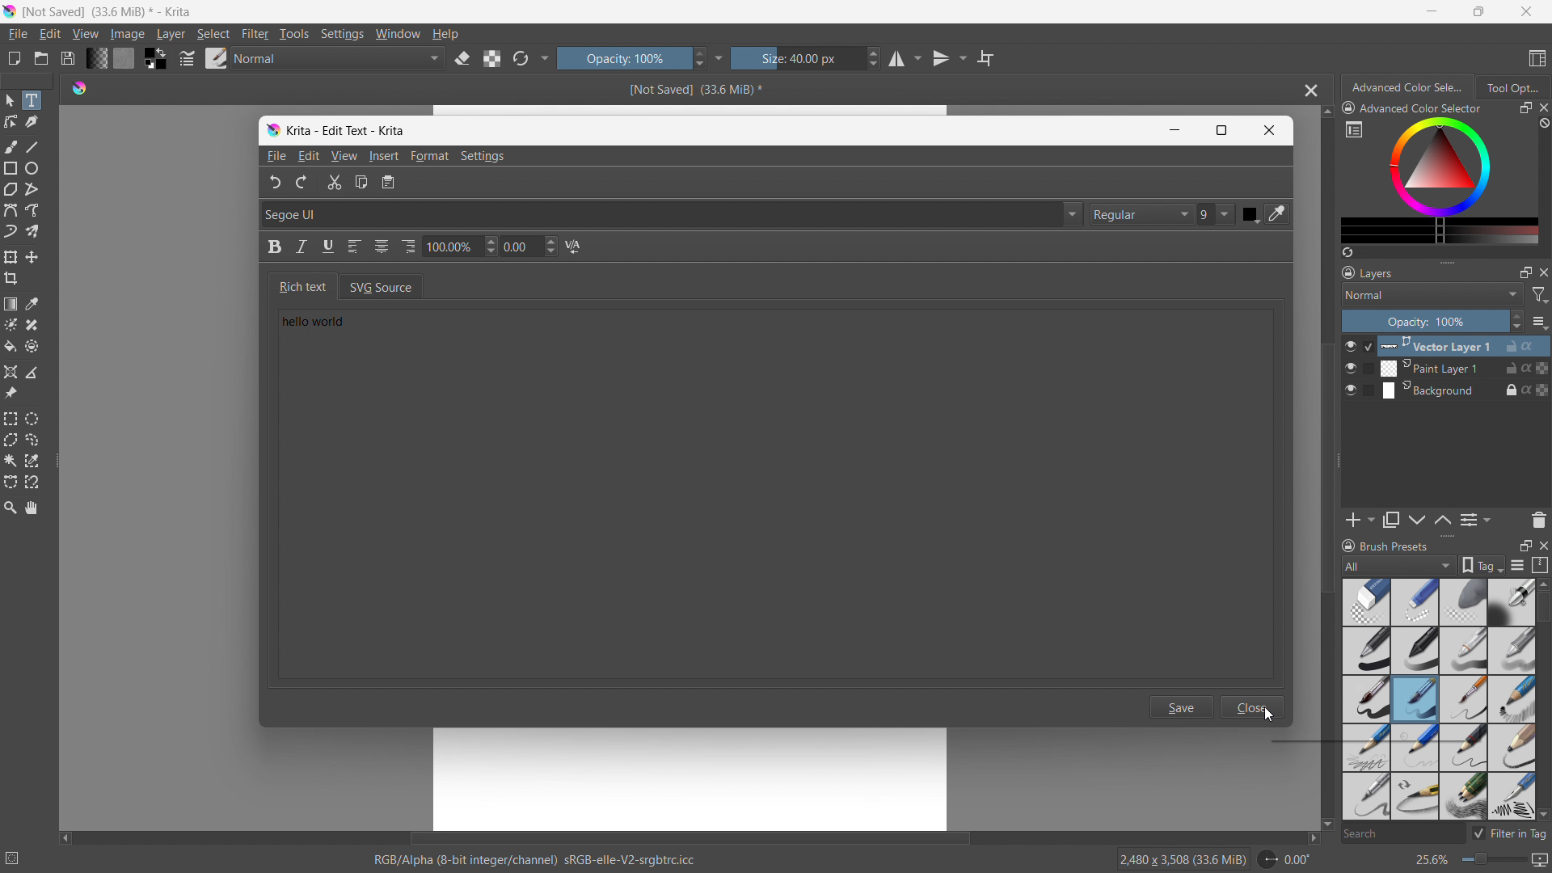 The width and height of the screenshot is (1552, 873). What do you see at coordinates (32, 325) in the screenshot?
I see `smart patch tool` at bounding box center [32, 325].